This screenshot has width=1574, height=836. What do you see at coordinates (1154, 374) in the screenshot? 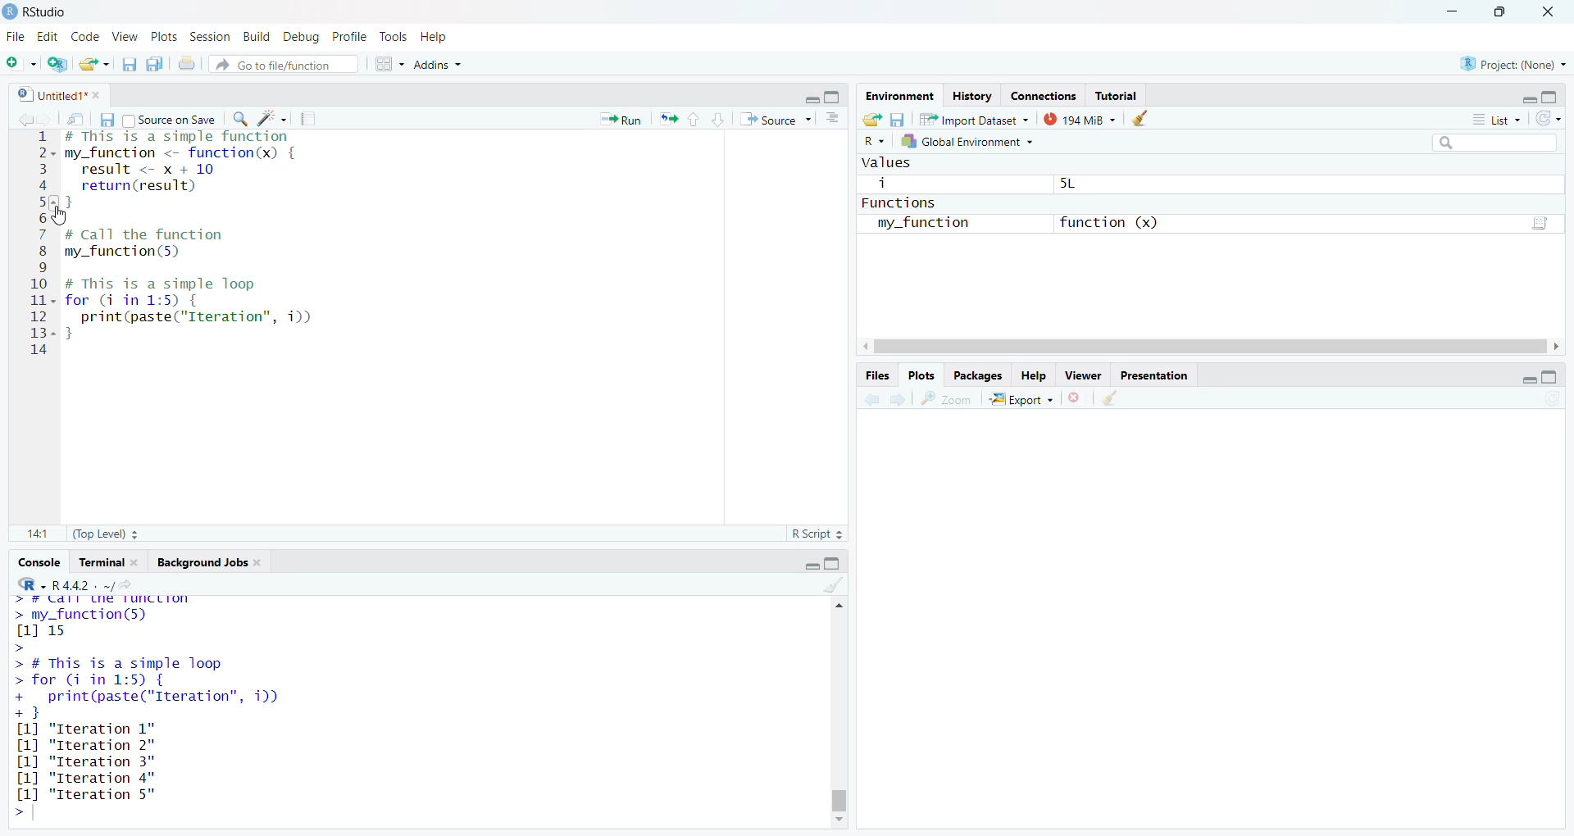
I see `presentation` at bounding box center [1154, 374].